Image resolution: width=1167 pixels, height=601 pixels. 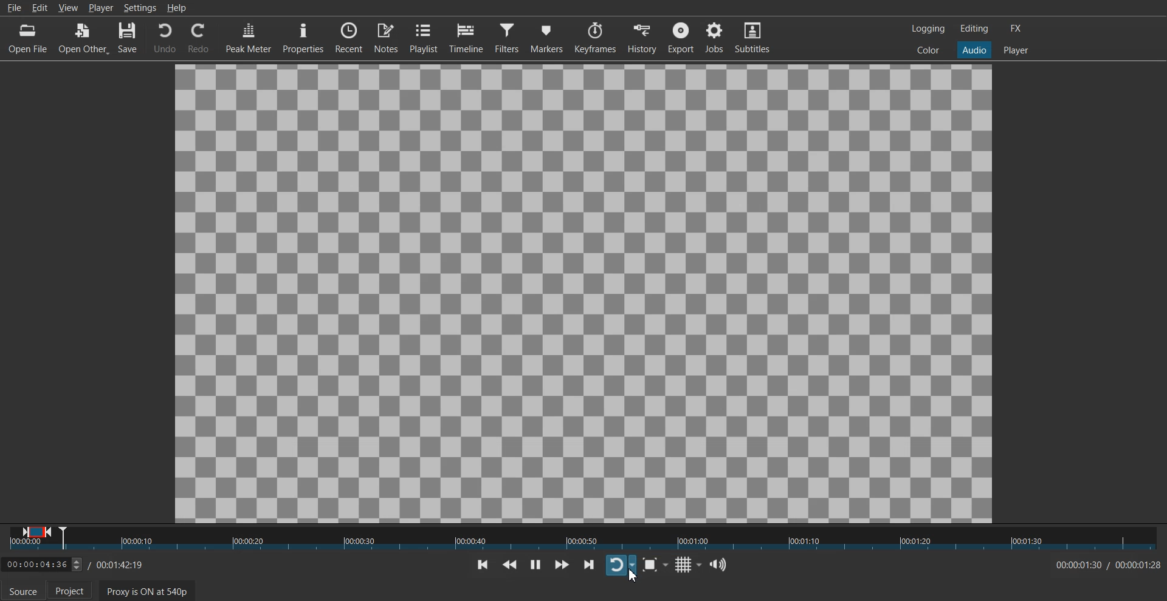 I want to click on Open Other, so click(x=84, y=38).